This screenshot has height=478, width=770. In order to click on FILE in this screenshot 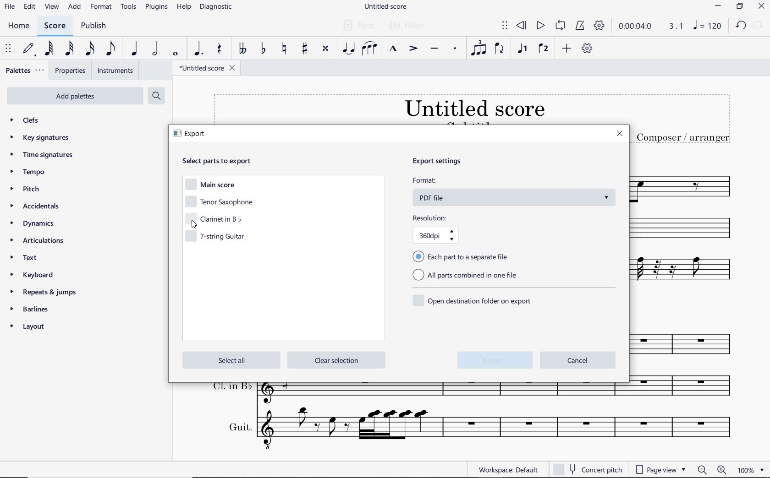, I will do `click(9, 7)`.